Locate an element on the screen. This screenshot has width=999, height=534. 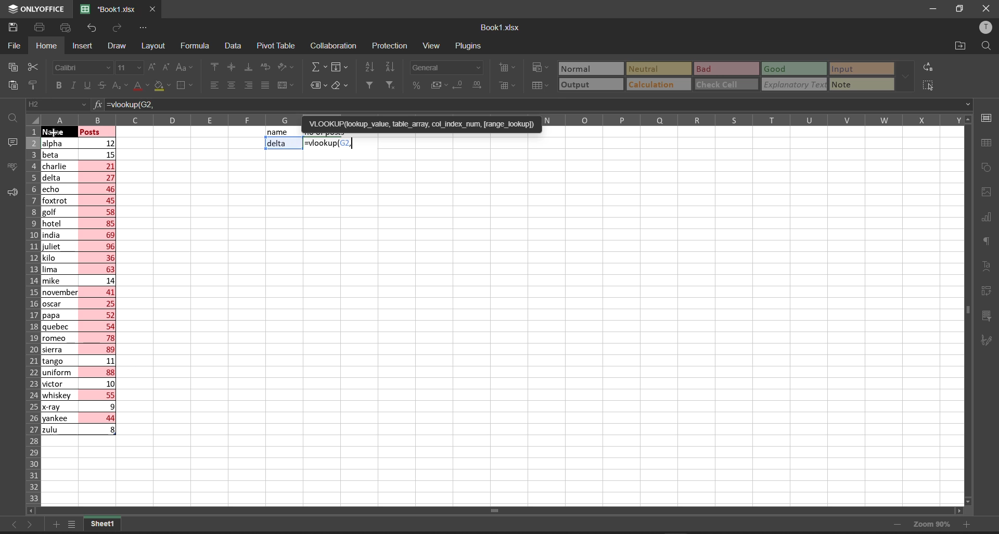
select all is located at coordinates (927, 84).